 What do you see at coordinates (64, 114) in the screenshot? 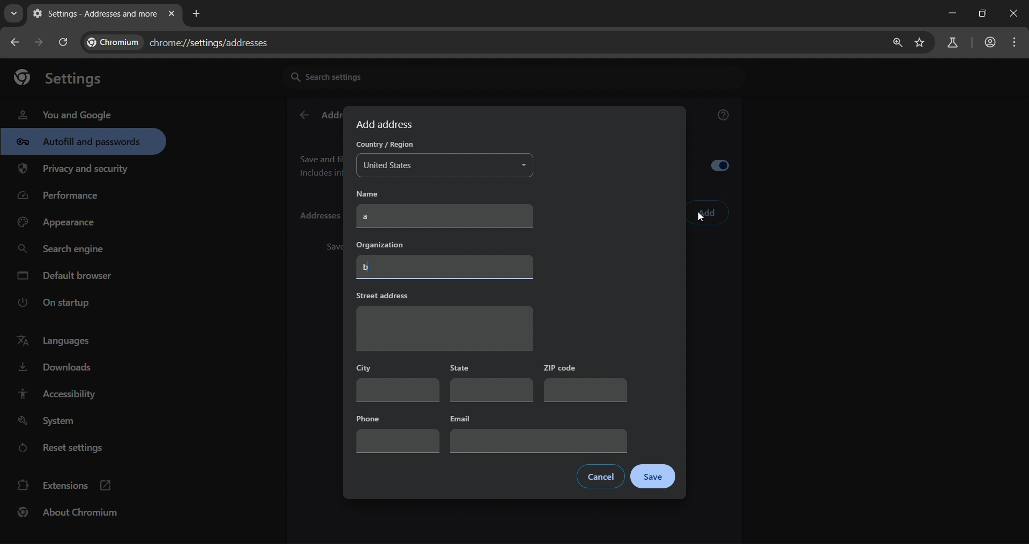
I see `you and google ` at bounding box center [64, 114].